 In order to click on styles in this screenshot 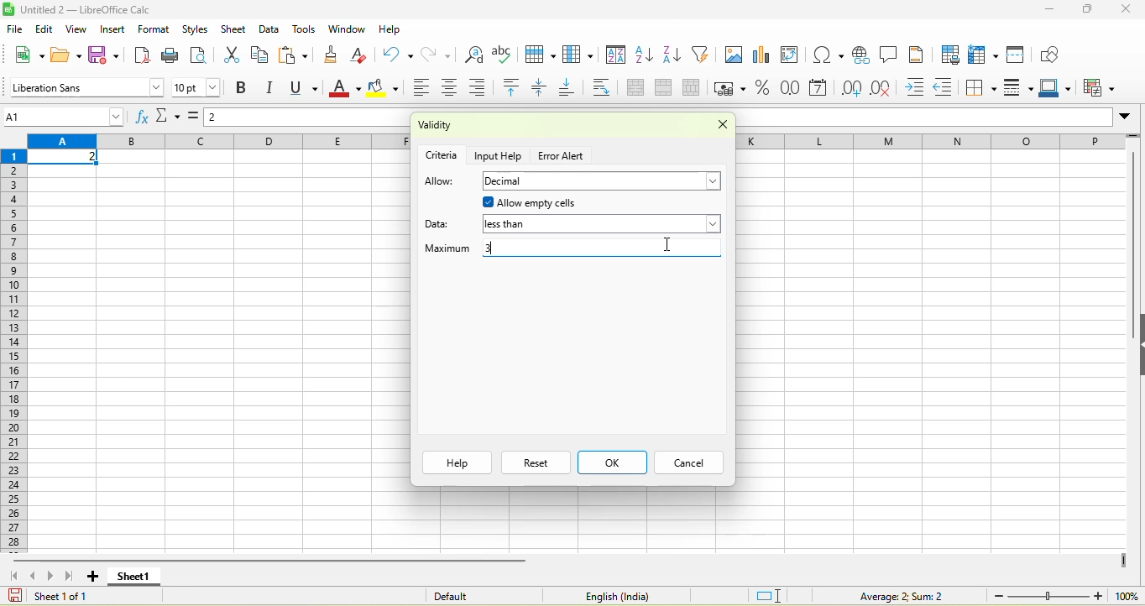, I will do `click(194, 28)`.